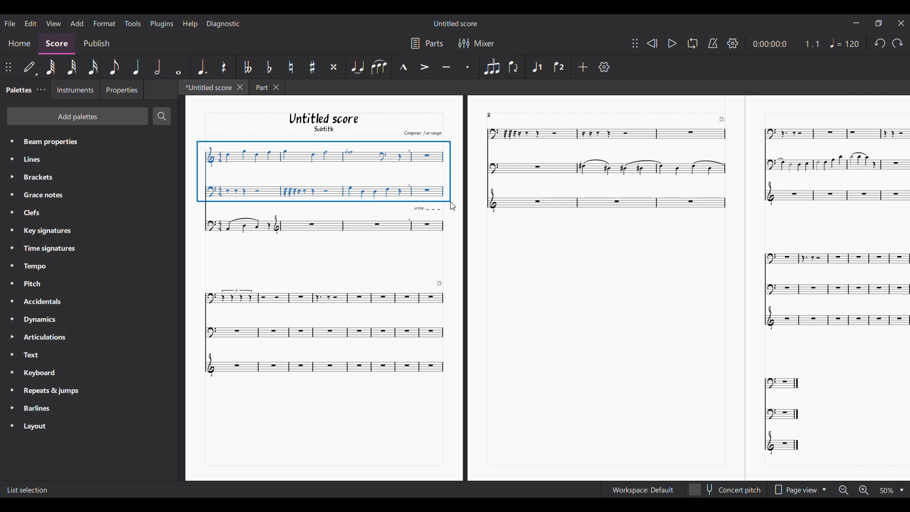 This screenshot has width=910, height=512. What do you see at coordinates (269, 67) in the screenshot?
I see `Toggle flat` at bounding box center [269, 67].